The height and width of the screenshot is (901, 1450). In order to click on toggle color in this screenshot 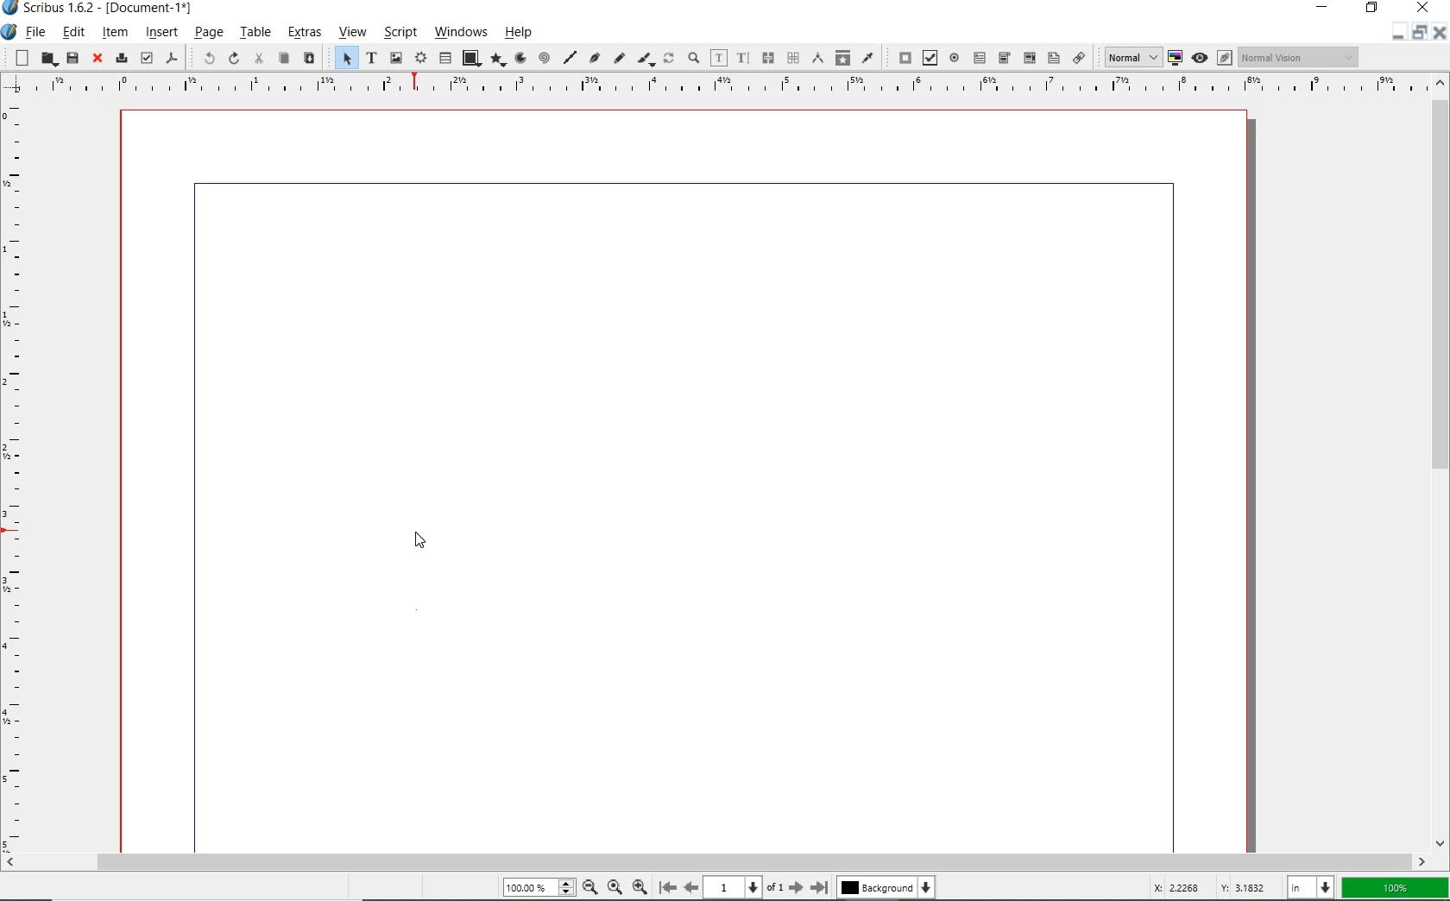, I will do `click(1176, 59)`.